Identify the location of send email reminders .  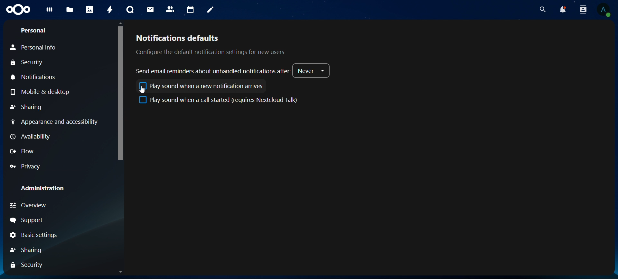
(213, 71).